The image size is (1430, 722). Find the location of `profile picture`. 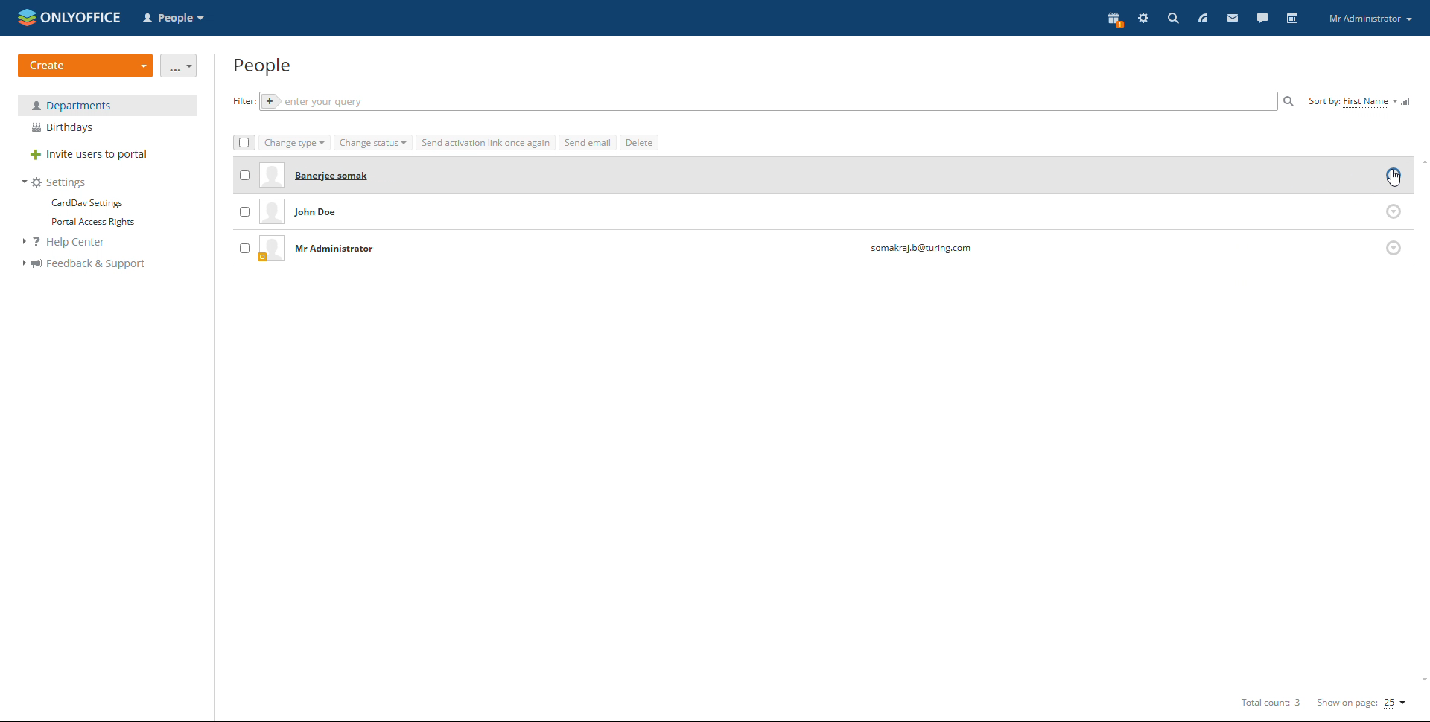

profile picture is located at coordinates (270, 177).